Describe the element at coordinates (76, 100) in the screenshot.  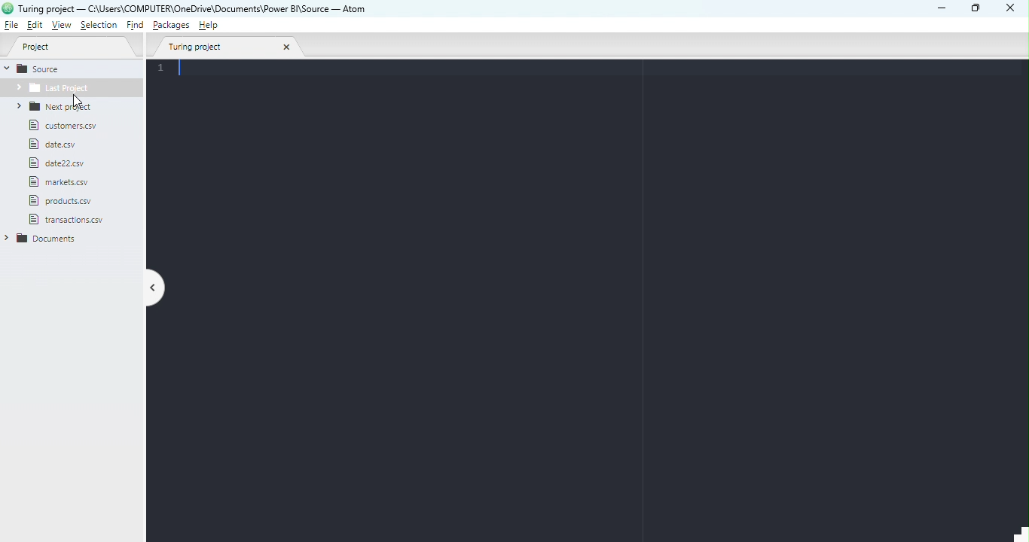
I see `cursor` at that location.